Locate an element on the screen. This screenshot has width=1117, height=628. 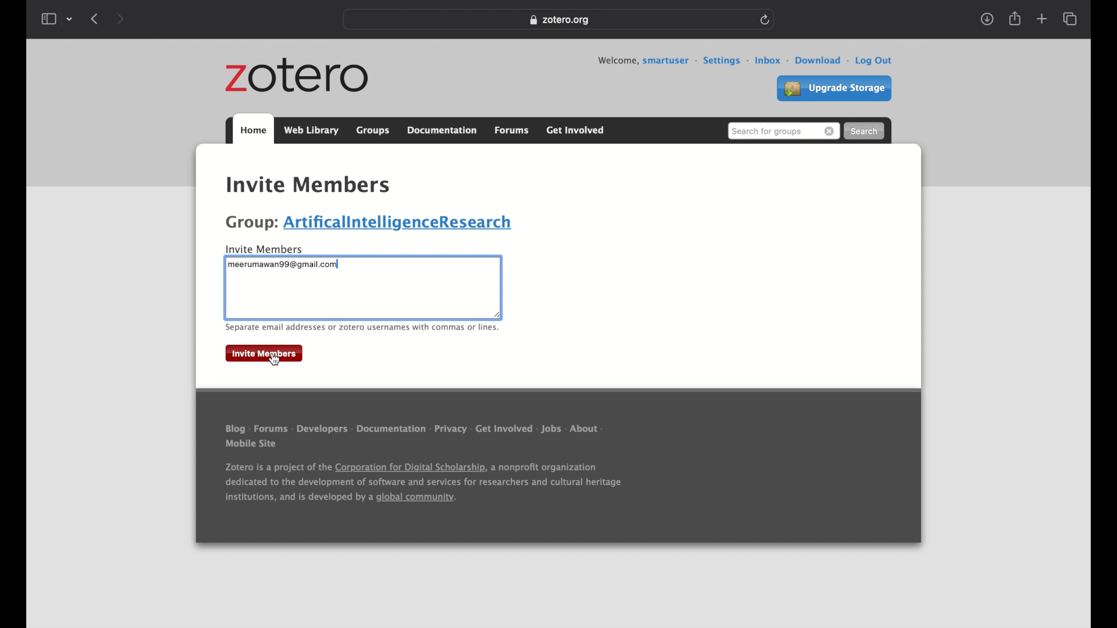
zotero.org is located at coordinates (561, 21).